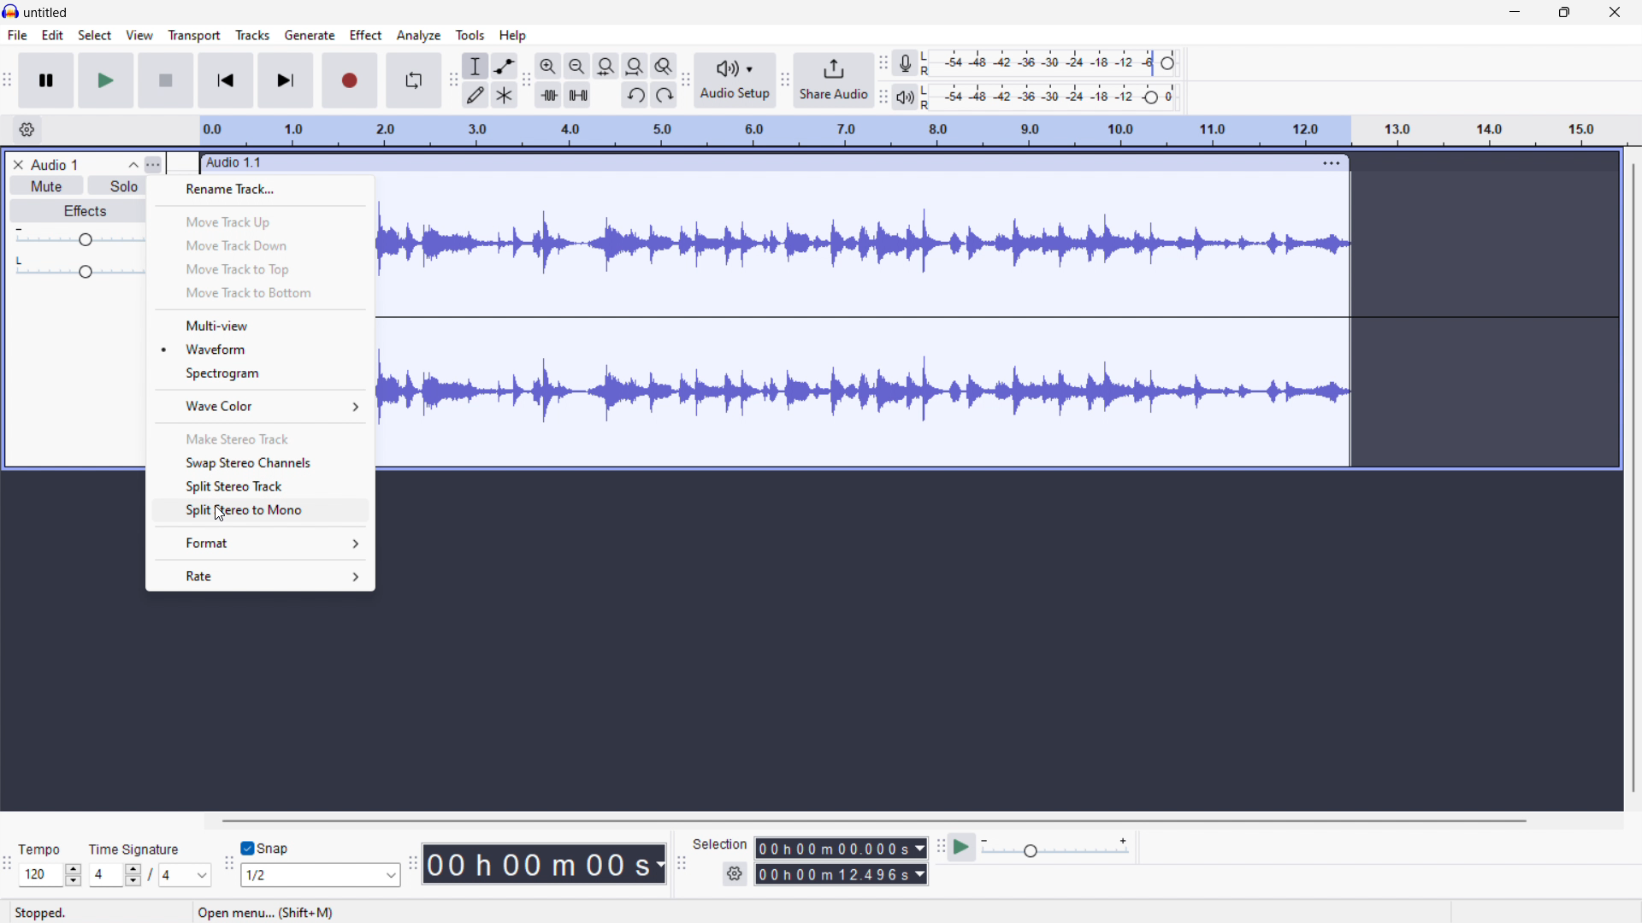 This screenshot has height=923, width=1642. Describe the element at coordinates (527, 80) in the screenshot. I see `edit toolbar` at that location.